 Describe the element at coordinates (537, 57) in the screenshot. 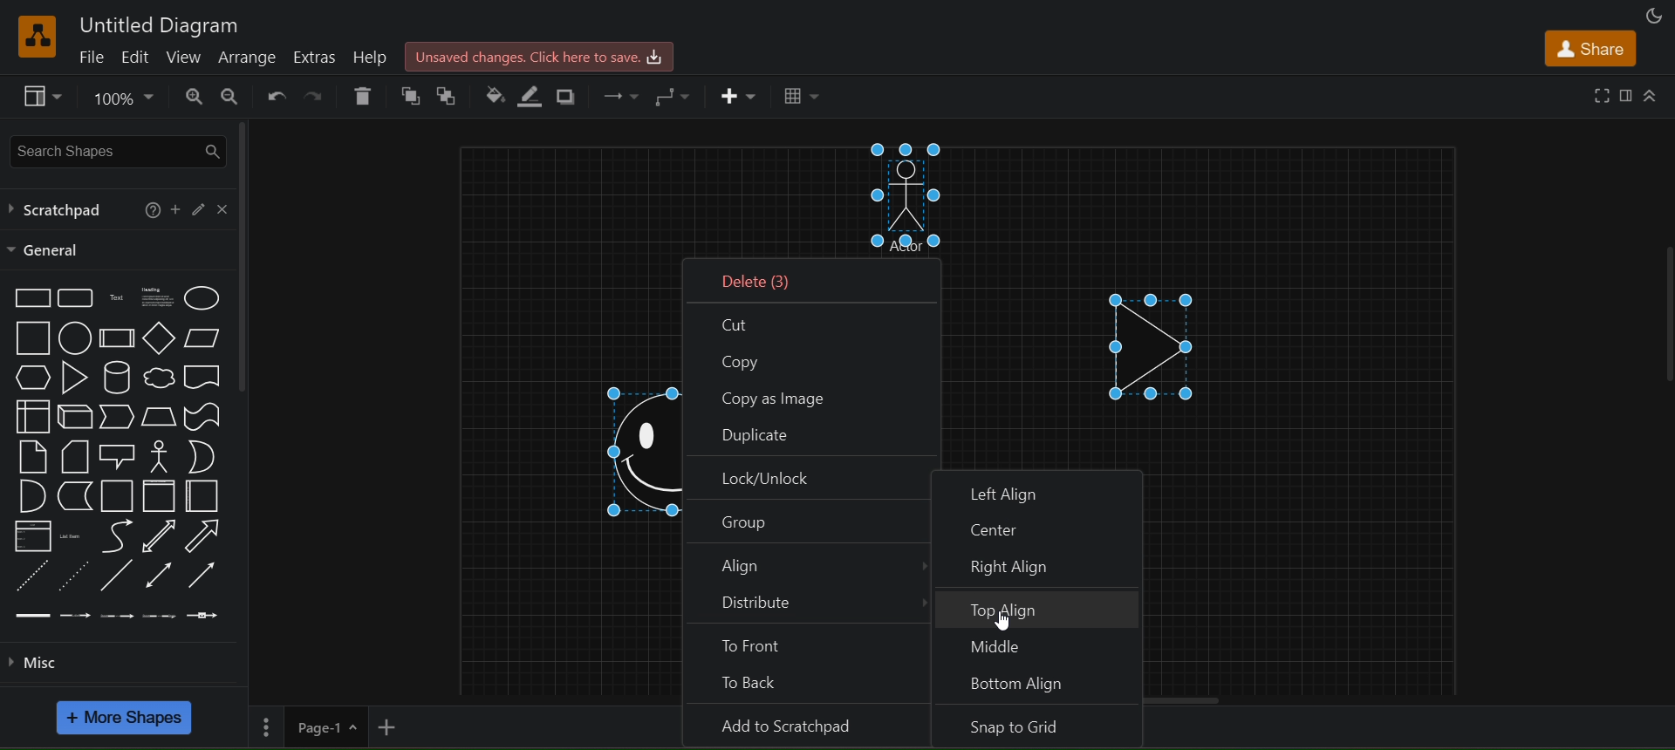

I see `click here to save` at that location.